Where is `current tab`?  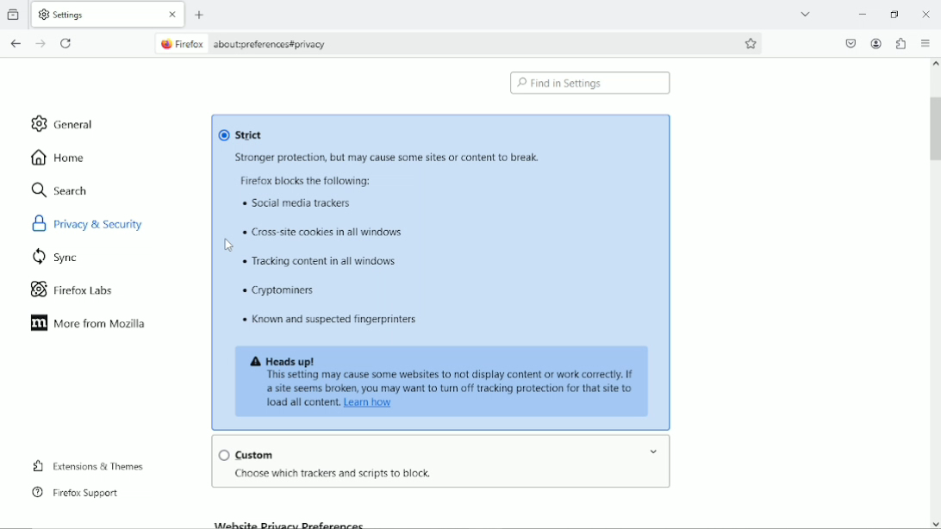 current tab is located at coordinates (97, 15).